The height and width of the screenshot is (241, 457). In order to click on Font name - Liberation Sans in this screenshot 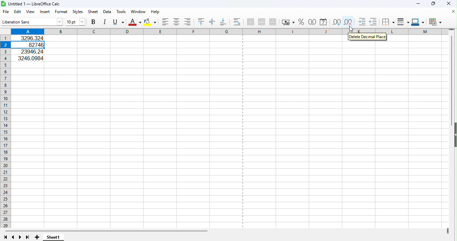, I will do `click(32, 22)`.